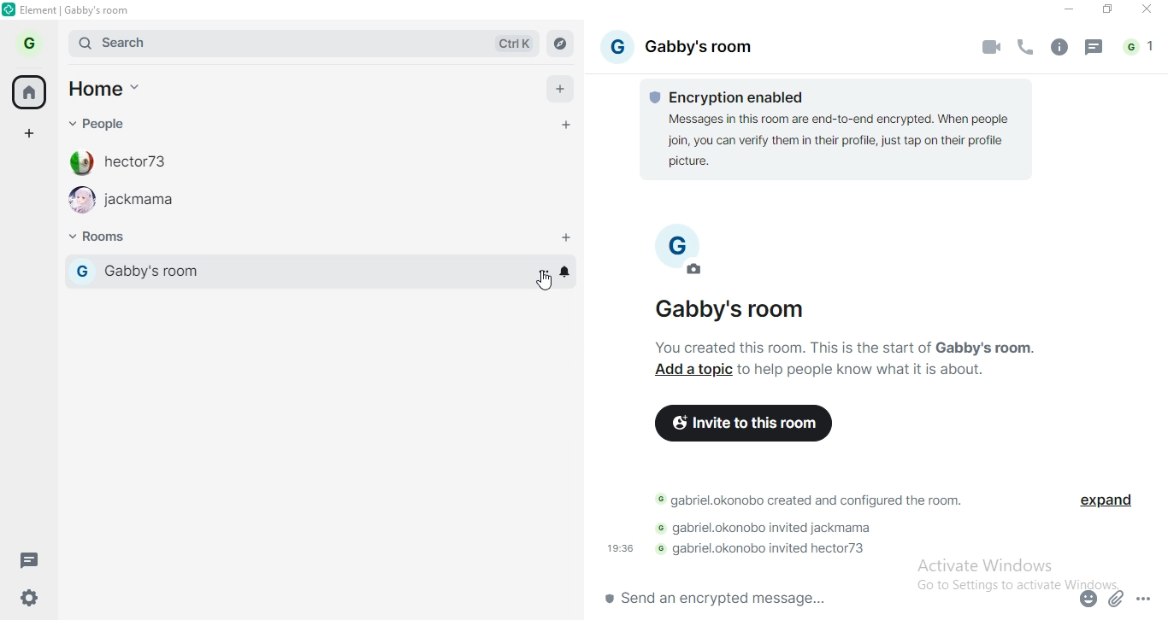 The height and width of the screenshot is (620, 1168). What do you see at coordinates (619, 48) in the screenshot?
I see `profile` at bounding box center [619, 48].